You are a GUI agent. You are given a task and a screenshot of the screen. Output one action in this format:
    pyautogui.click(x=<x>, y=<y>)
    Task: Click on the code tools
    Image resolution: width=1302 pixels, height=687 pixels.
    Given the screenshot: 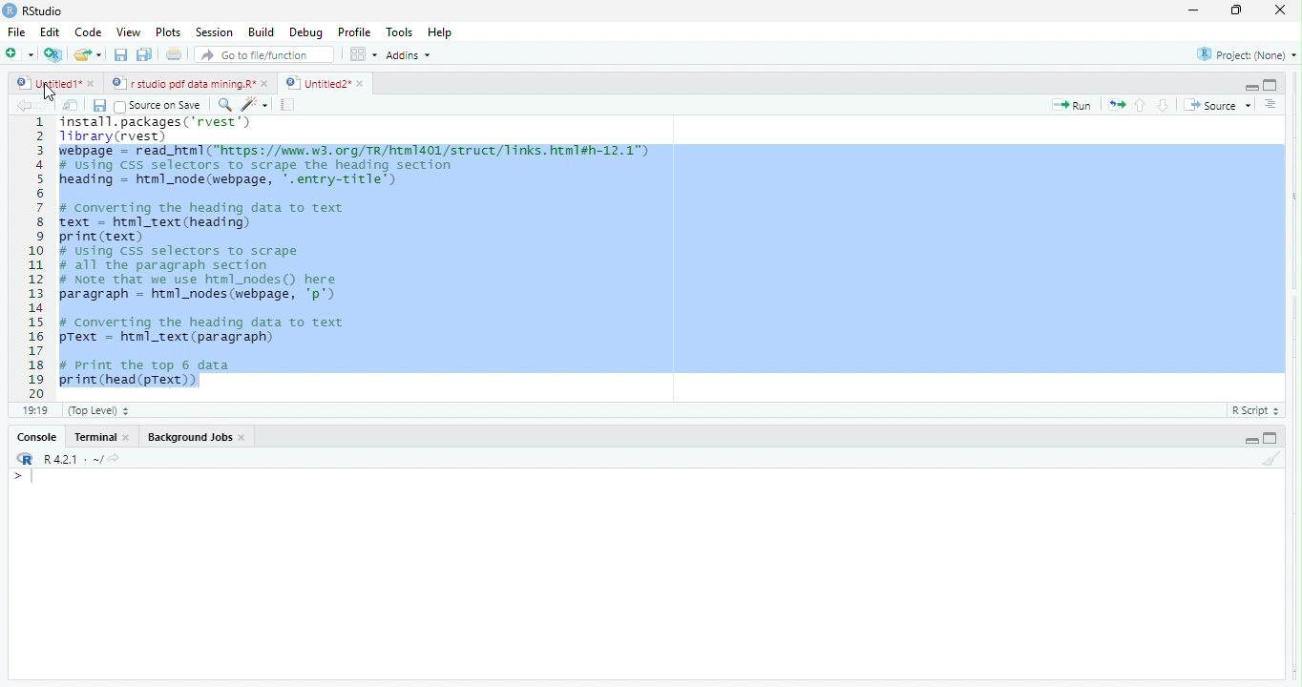 What is the action you would take?
    pyautogui.click(x=255, y=104)
    